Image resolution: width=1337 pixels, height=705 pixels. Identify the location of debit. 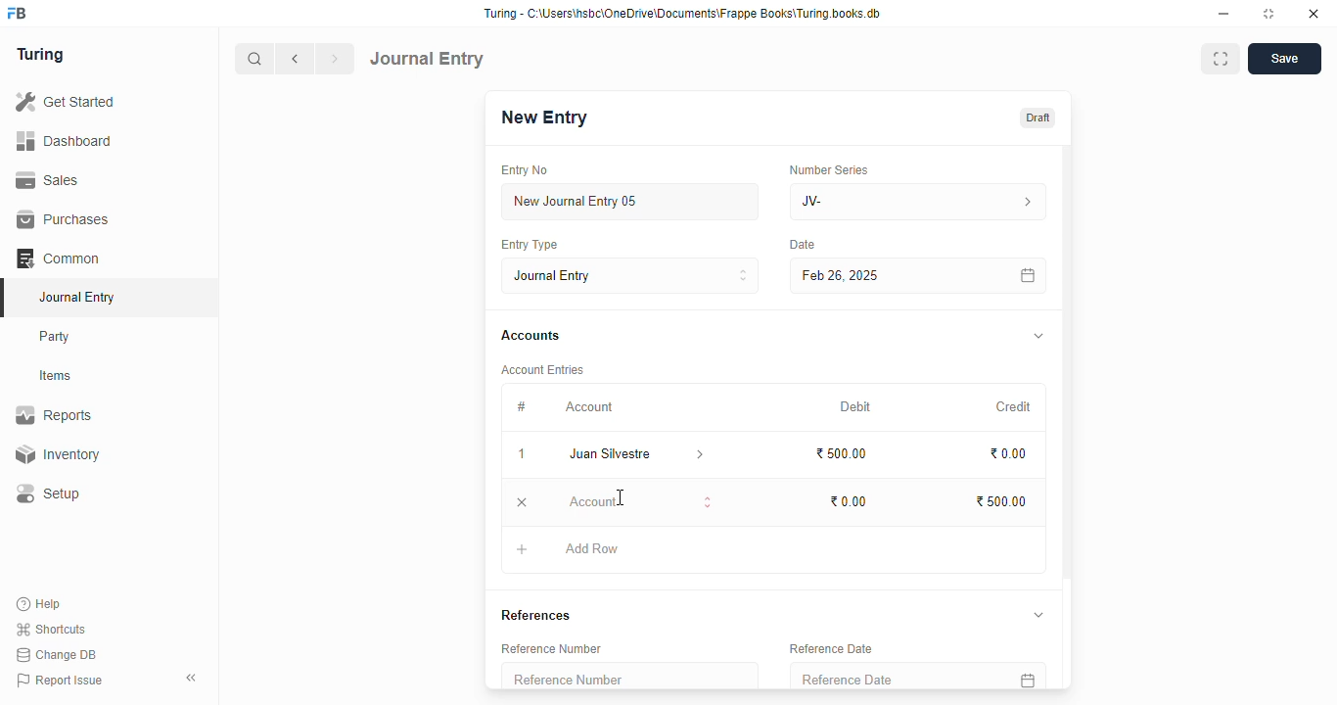
(856, 406).